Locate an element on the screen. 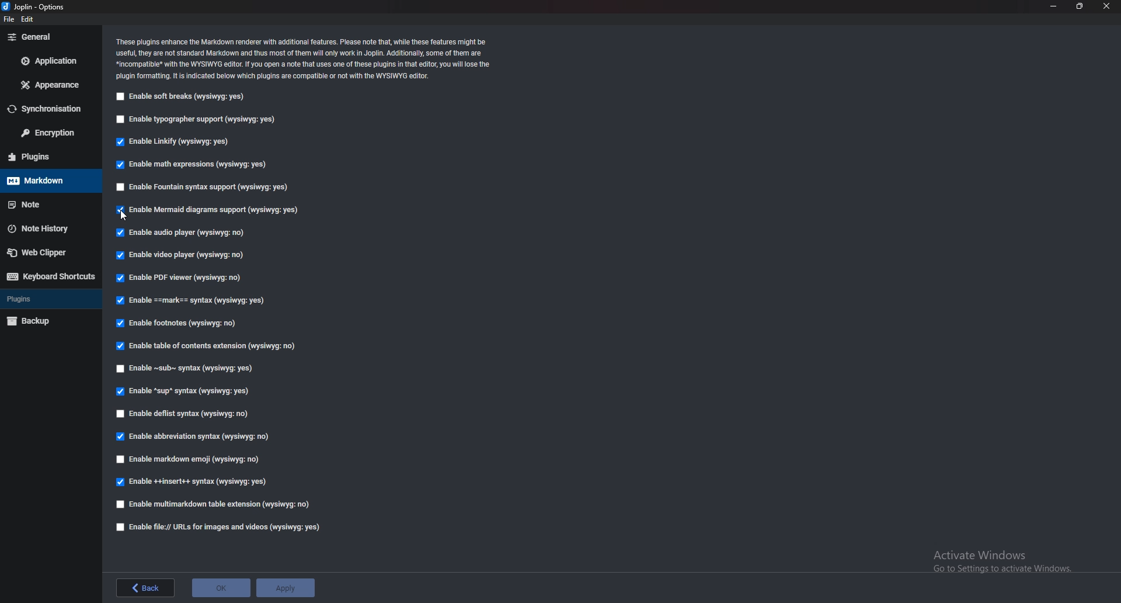  enable mermaid diagrams is located at coordinates (209, 210).